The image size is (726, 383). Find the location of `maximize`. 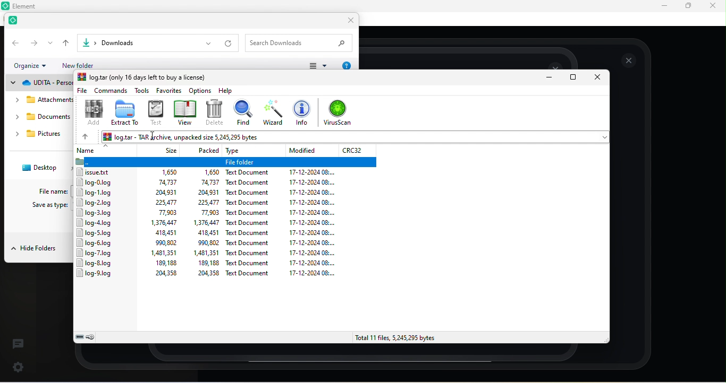

maximize is located at coordinates (572, 79).